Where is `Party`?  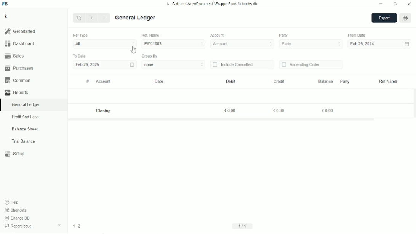
Party is located at coordinates (283, 35).